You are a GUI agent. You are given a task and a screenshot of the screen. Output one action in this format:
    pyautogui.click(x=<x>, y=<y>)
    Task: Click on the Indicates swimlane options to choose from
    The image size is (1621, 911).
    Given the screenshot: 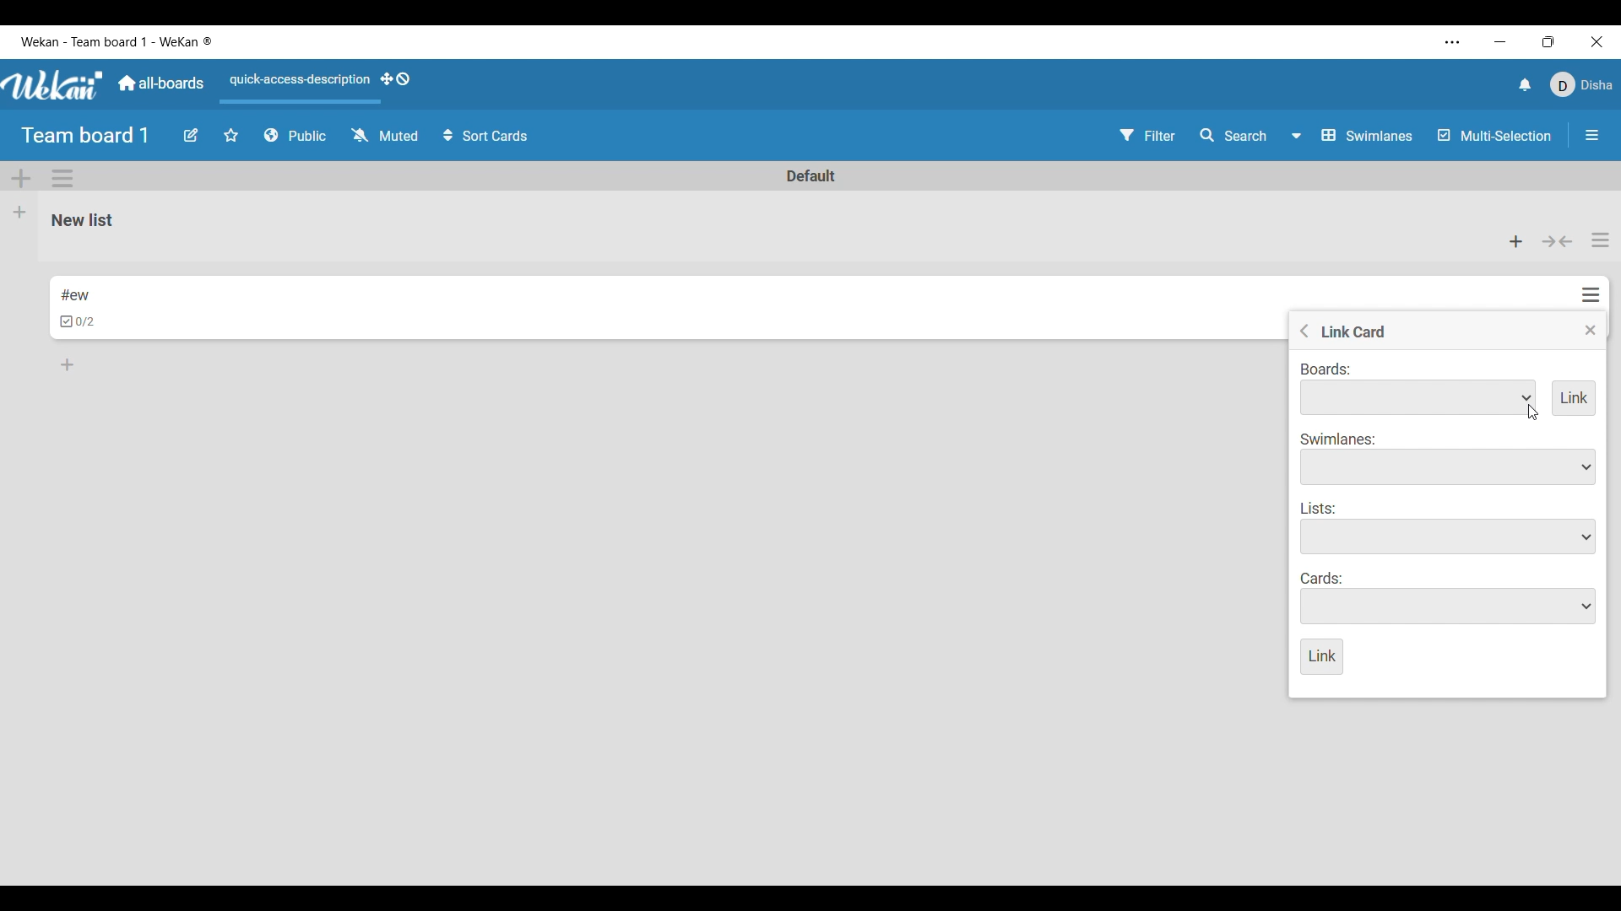 What is the action you would take?
    pyautogui.click(x=1338, y=439)
    